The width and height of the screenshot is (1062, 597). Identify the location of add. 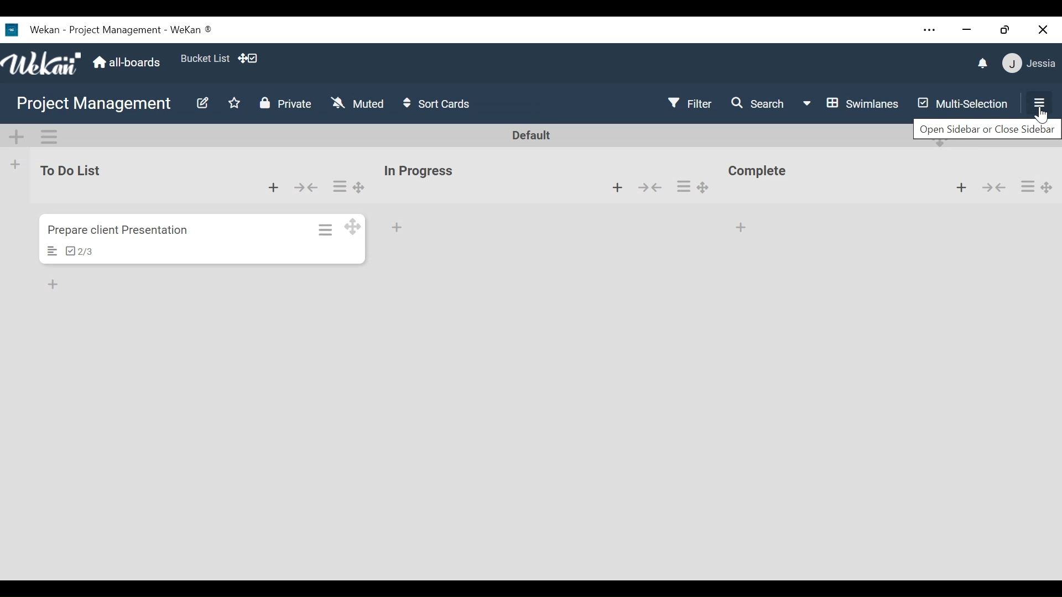
(55, 285).